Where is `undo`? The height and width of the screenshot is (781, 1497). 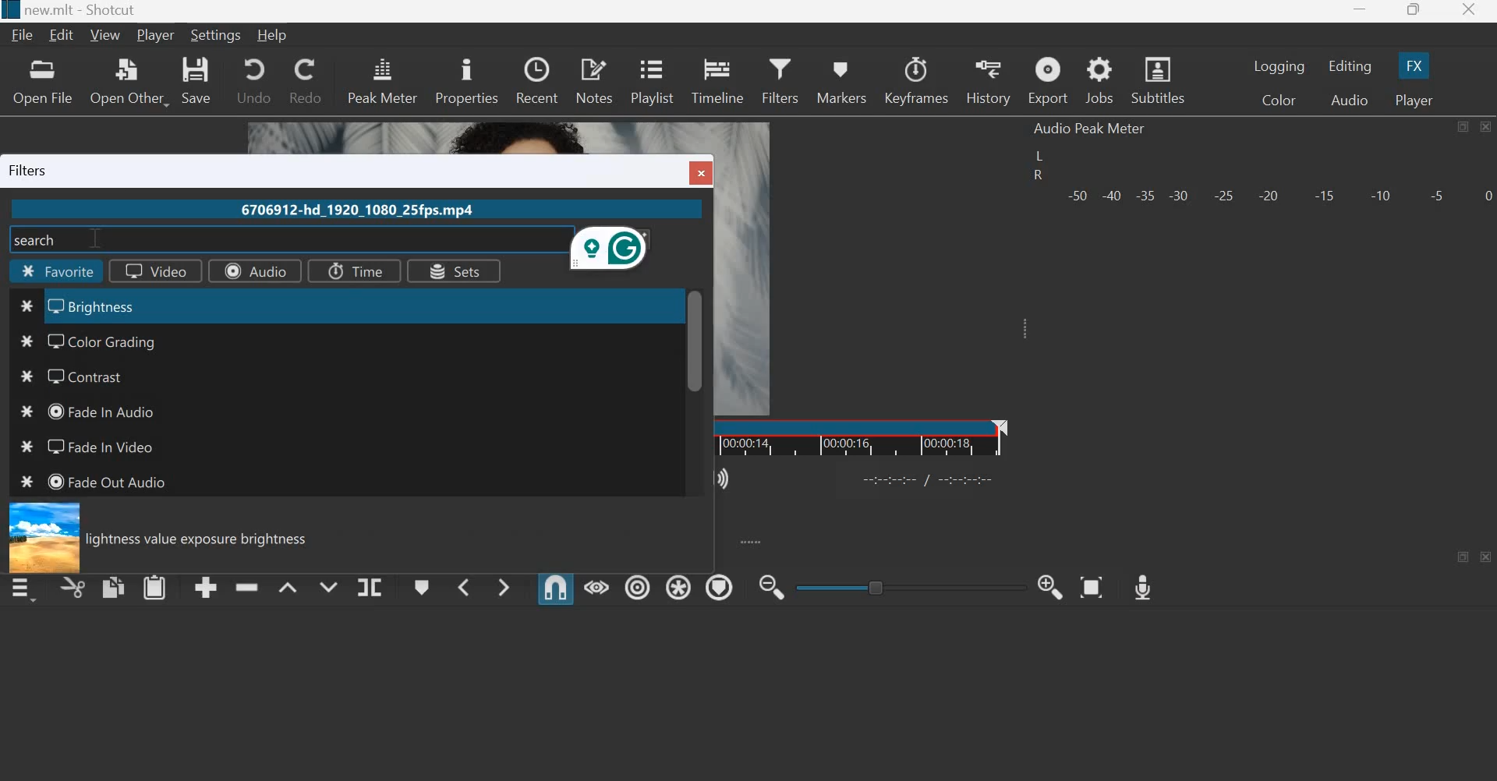 undo is located at coordinates (253, 79).